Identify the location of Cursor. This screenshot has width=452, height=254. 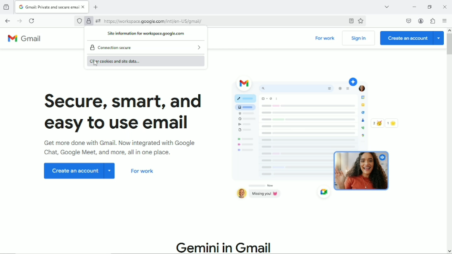
(96, 65).